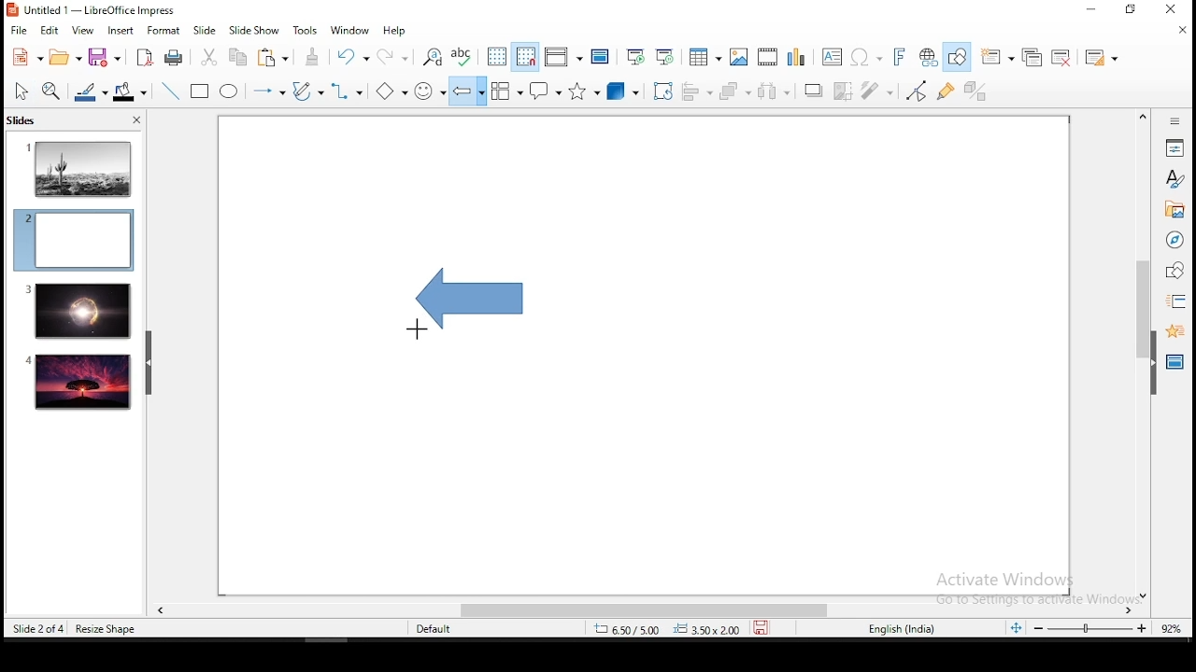 Image resolution: width=1196 pixels, height=672 pixels. I want to click on rectangle, so click(201, 92).